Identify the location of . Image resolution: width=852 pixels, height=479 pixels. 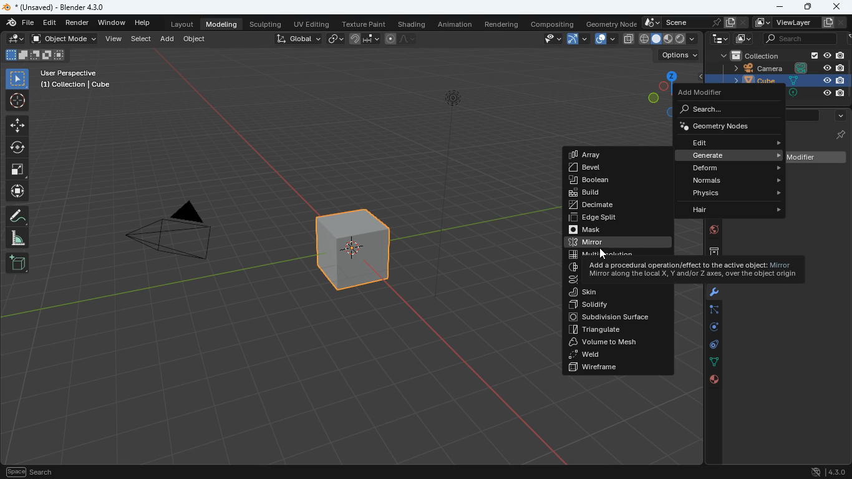
(840, 56).